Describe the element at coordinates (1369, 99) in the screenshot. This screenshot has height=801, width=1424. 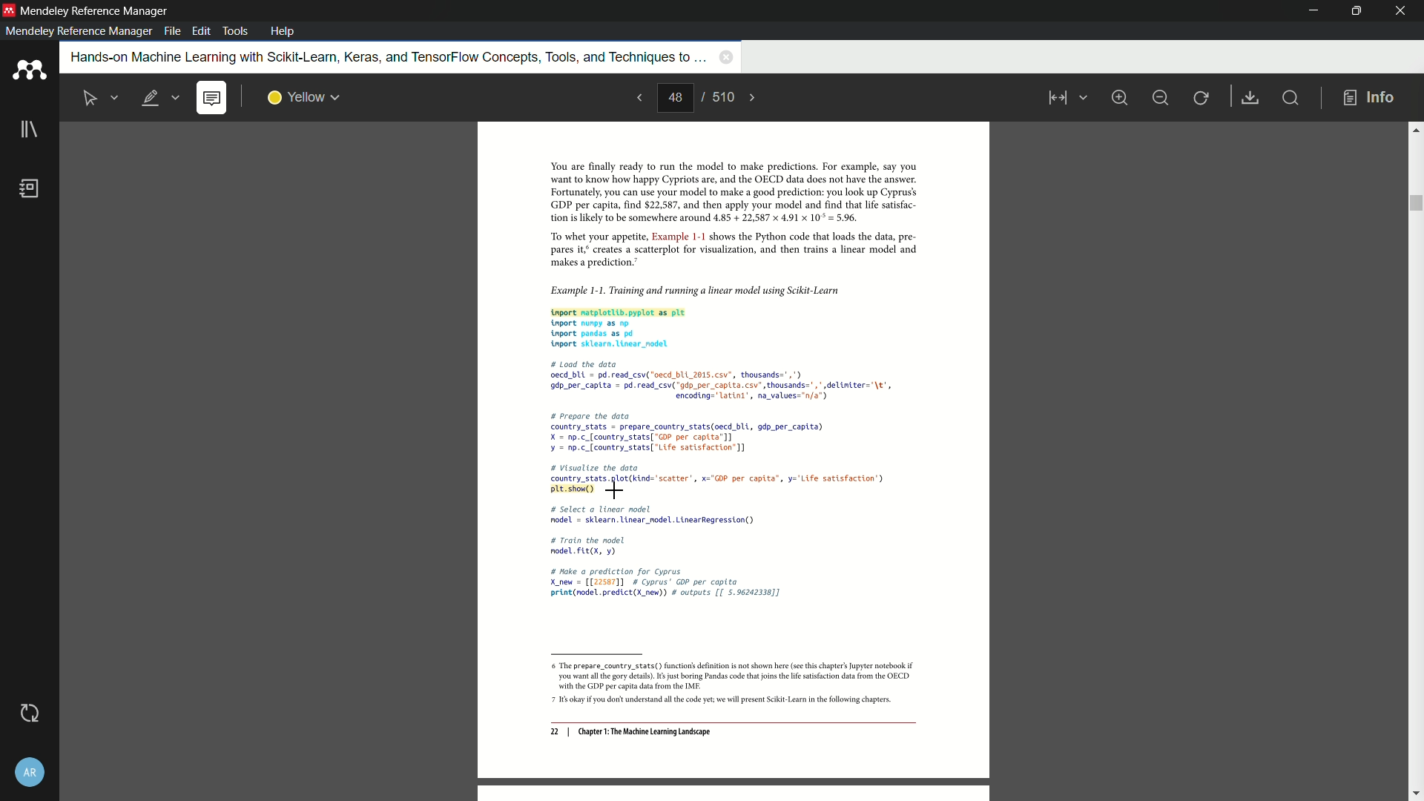
I see `info` at that location.